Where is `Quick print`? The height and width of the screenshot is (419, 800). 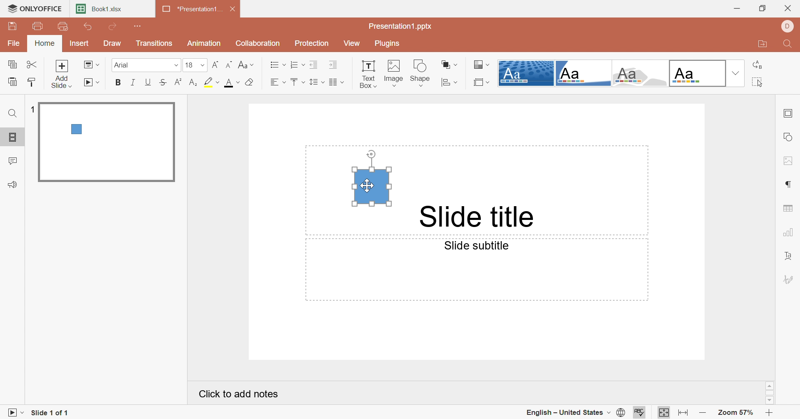
Quick print is located at coordinates (64, 27).